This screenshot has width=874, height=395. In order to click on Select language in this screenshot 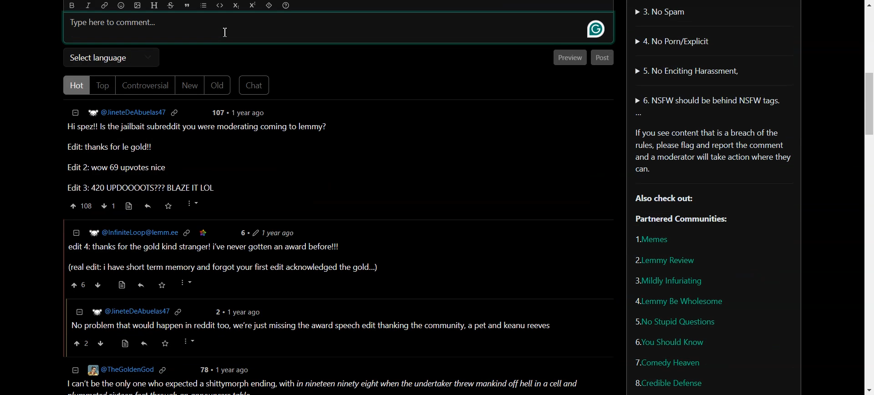, I will do `click(112, 57)`.